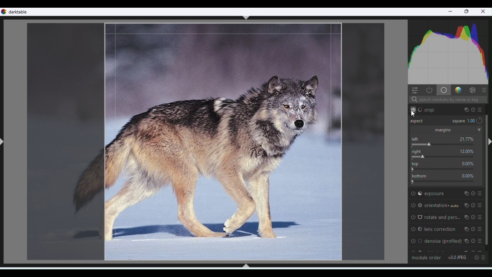 The image size is (492, 277). I want to click on Preset, so click(485, 258).